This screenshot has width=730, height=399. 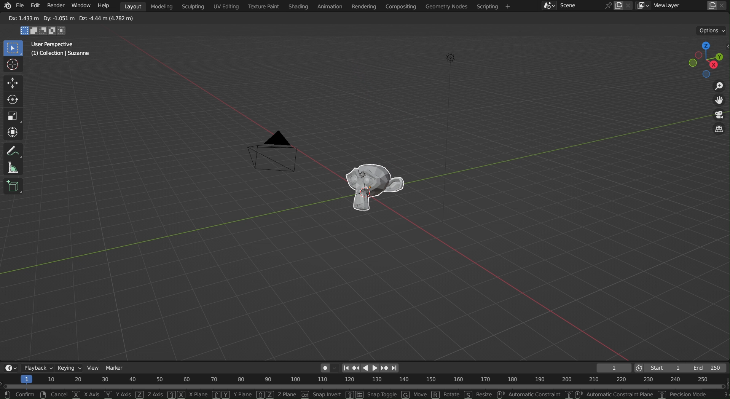 I want to click on shift and left right key, so click(x=354, y=395).